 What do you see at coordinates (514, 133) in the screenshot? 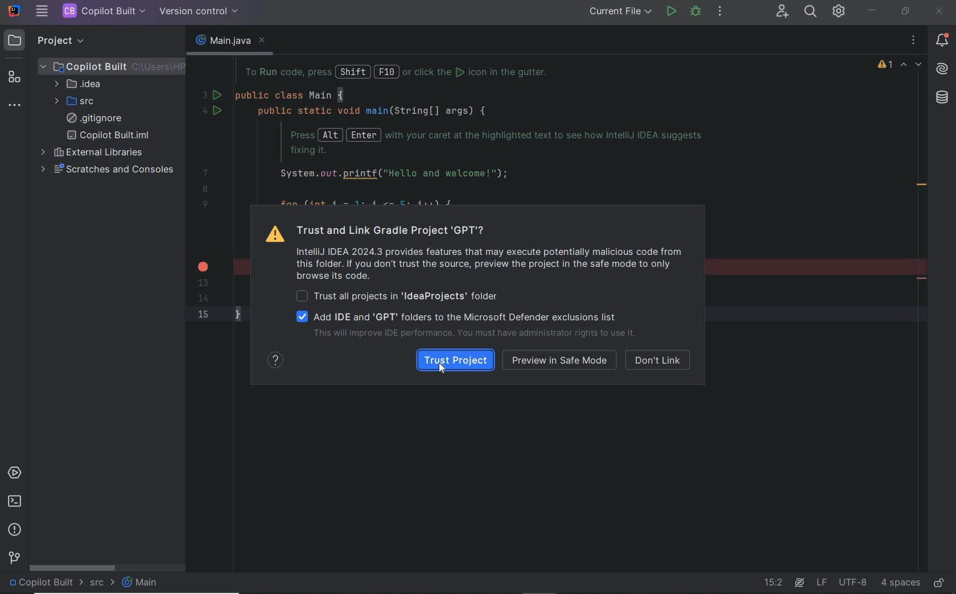
I see `codes` at bounding box center [514, 133].